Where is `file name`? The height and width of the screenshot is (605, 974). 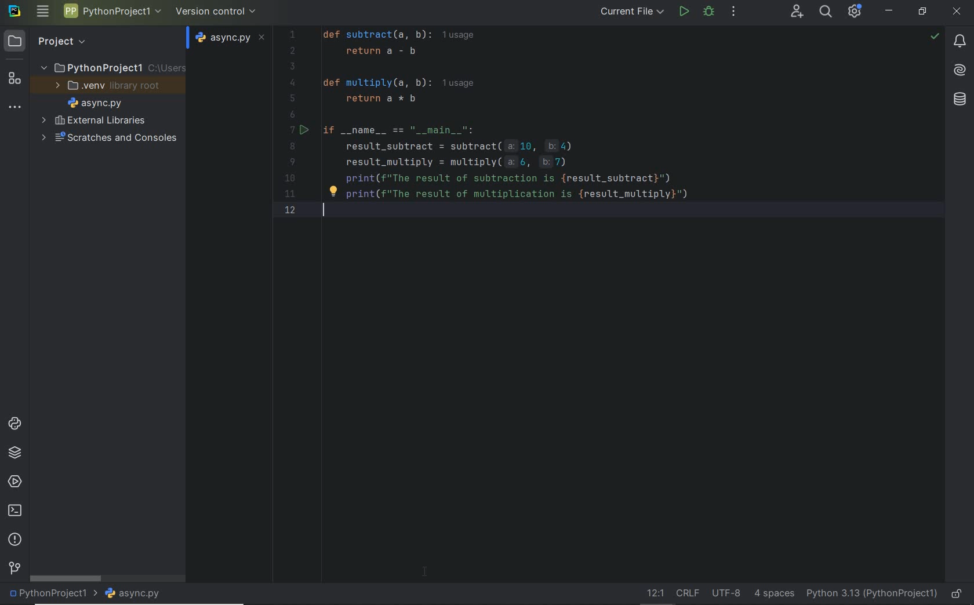
file name is located at coordinates (137, 593).